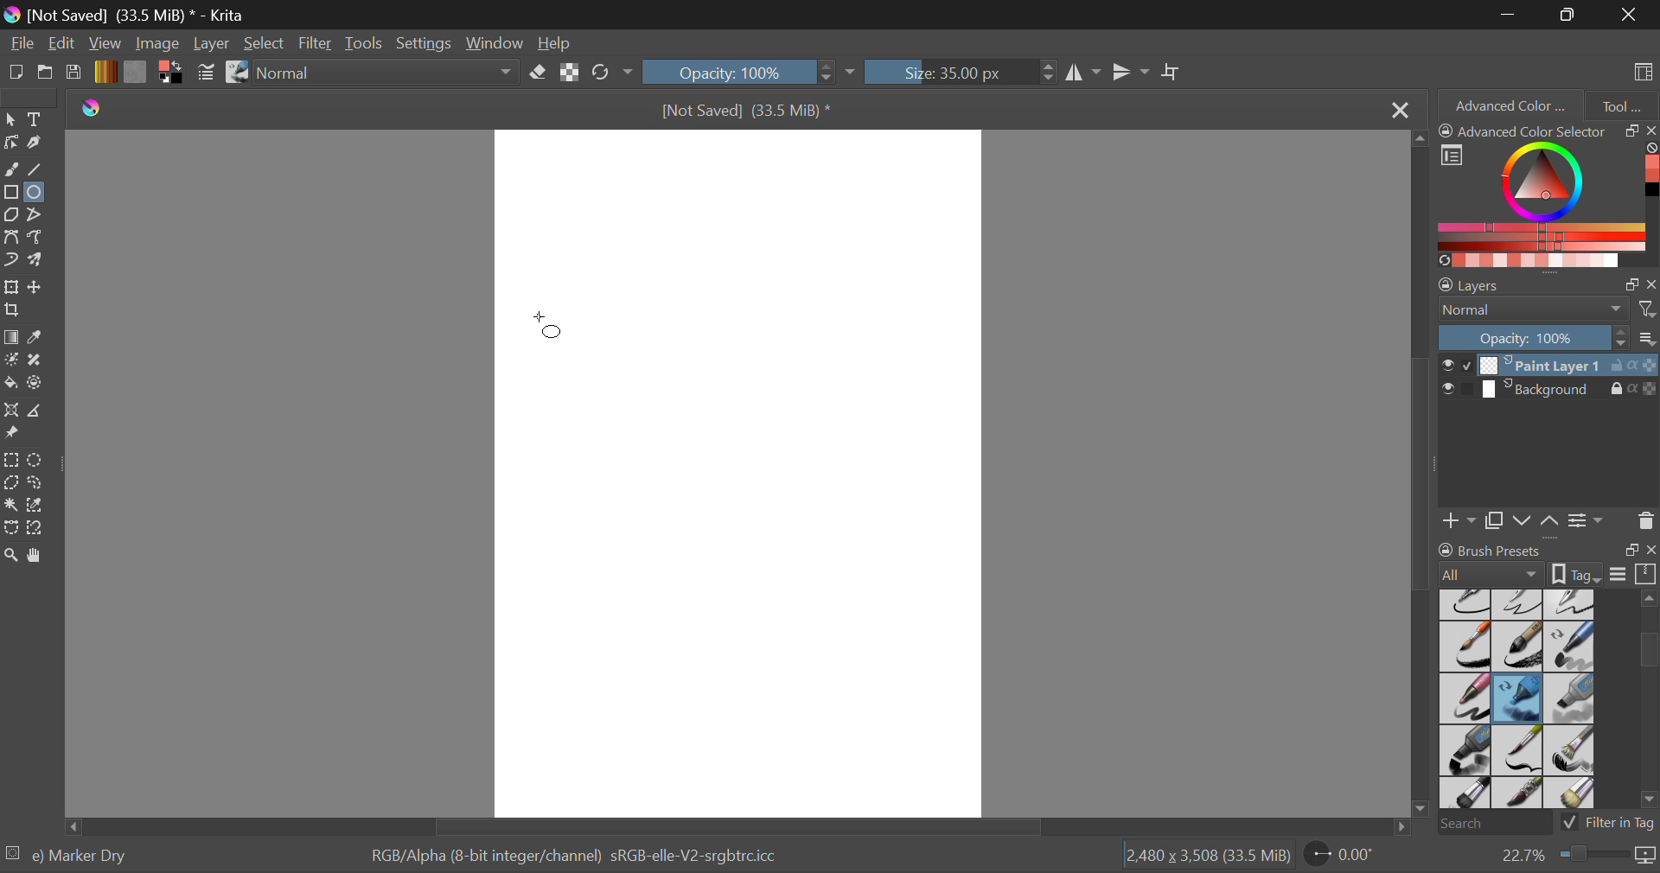 This screenshot has height=873, width=1660. I want to click on Birstles-5 Plain, so click(1574, 794).